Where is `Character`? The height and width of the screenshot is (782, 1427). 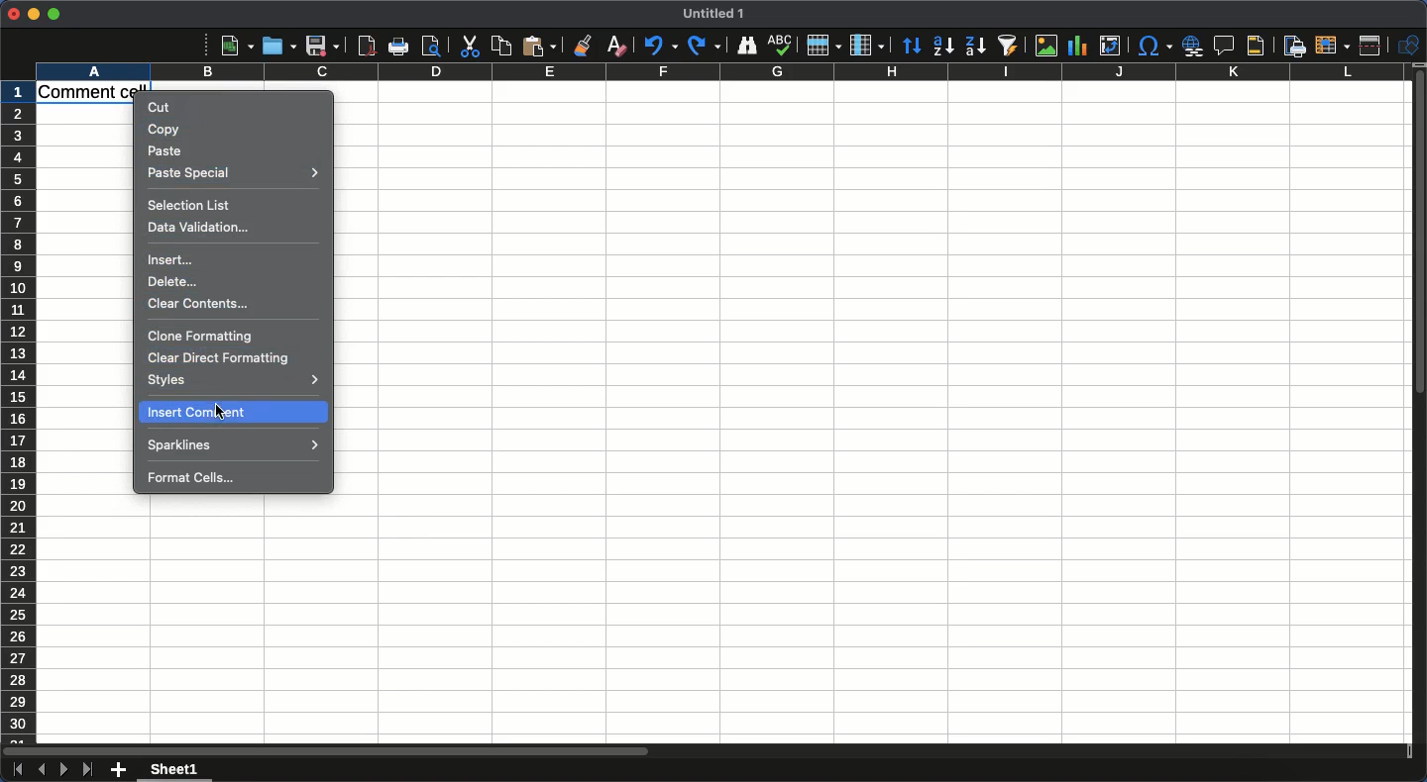
Character is located at coordinates (1154, 48).